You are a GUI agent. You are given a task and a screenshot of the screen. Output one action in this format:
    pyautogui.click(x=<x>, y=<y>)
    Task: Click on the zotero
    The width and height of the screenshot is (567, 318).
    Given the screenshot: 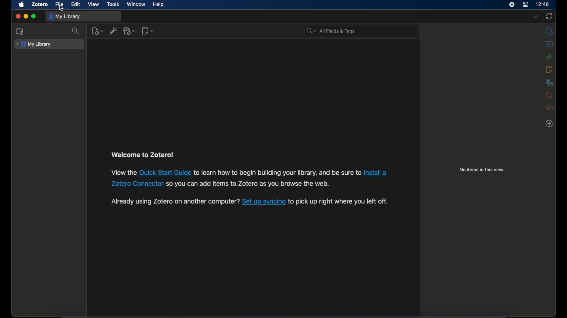 What is the action you would take?
    pyautogui.click(x=40, y=4)
    